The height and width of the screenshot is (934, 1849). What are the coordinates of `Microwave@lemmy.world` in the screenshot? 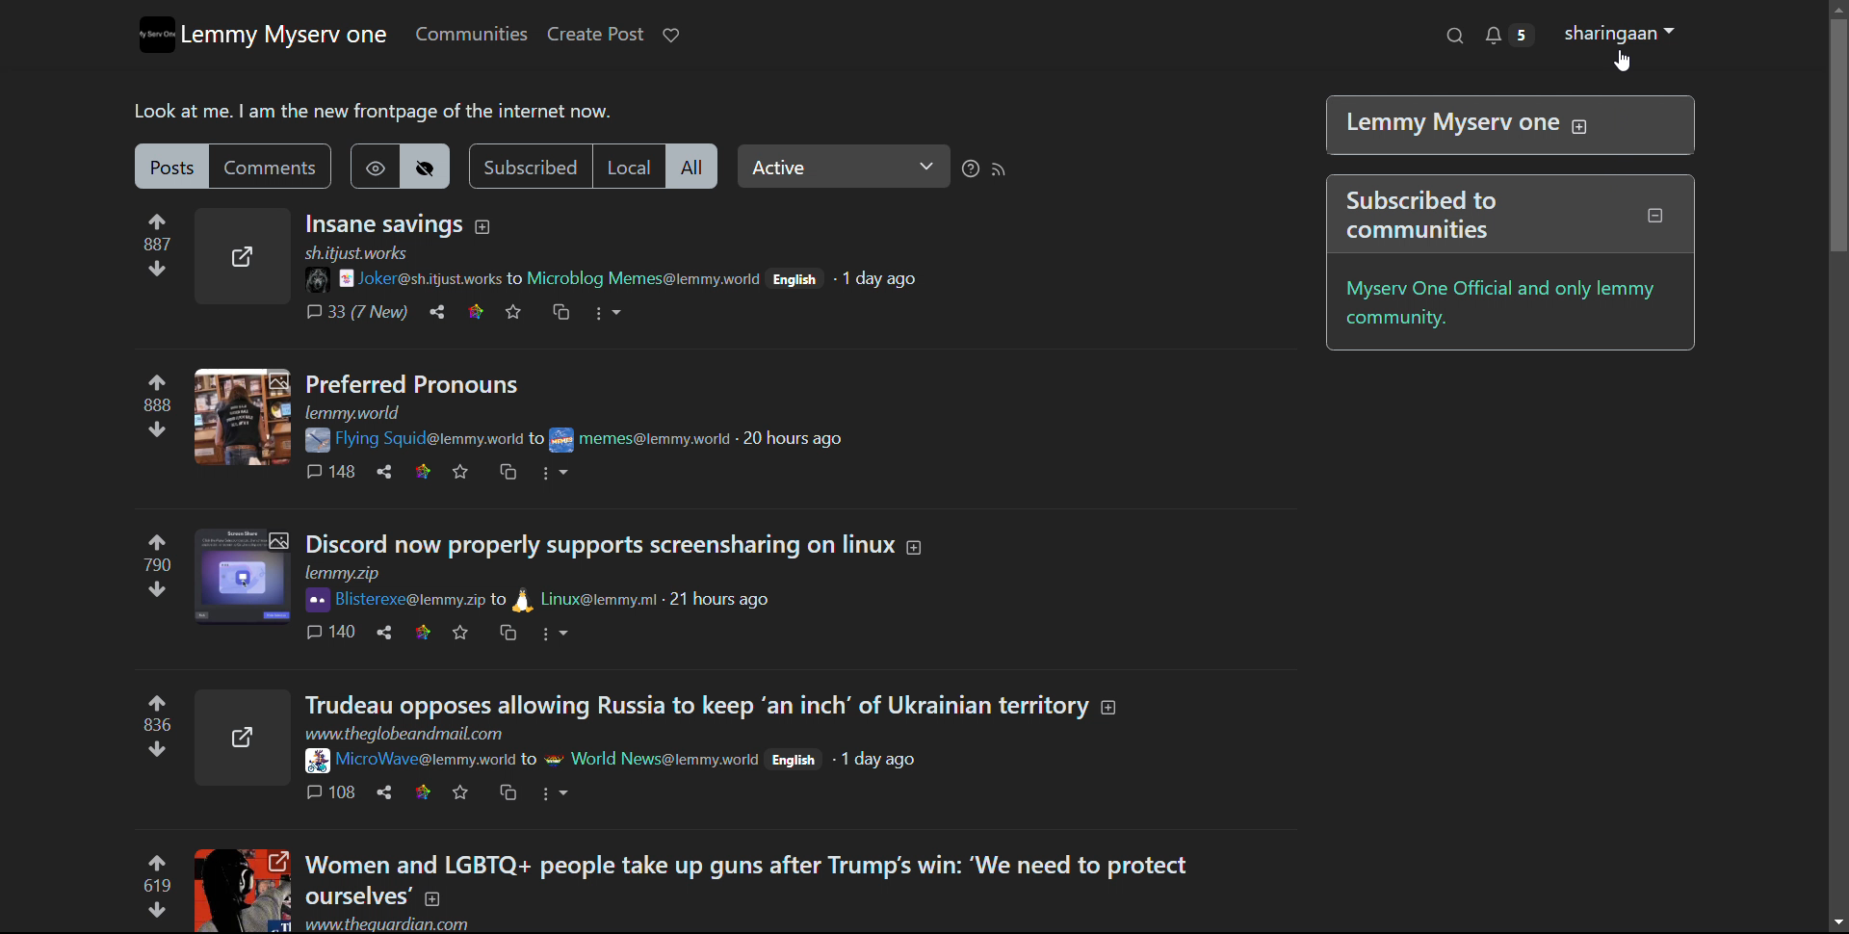 It's located at (410, 761).